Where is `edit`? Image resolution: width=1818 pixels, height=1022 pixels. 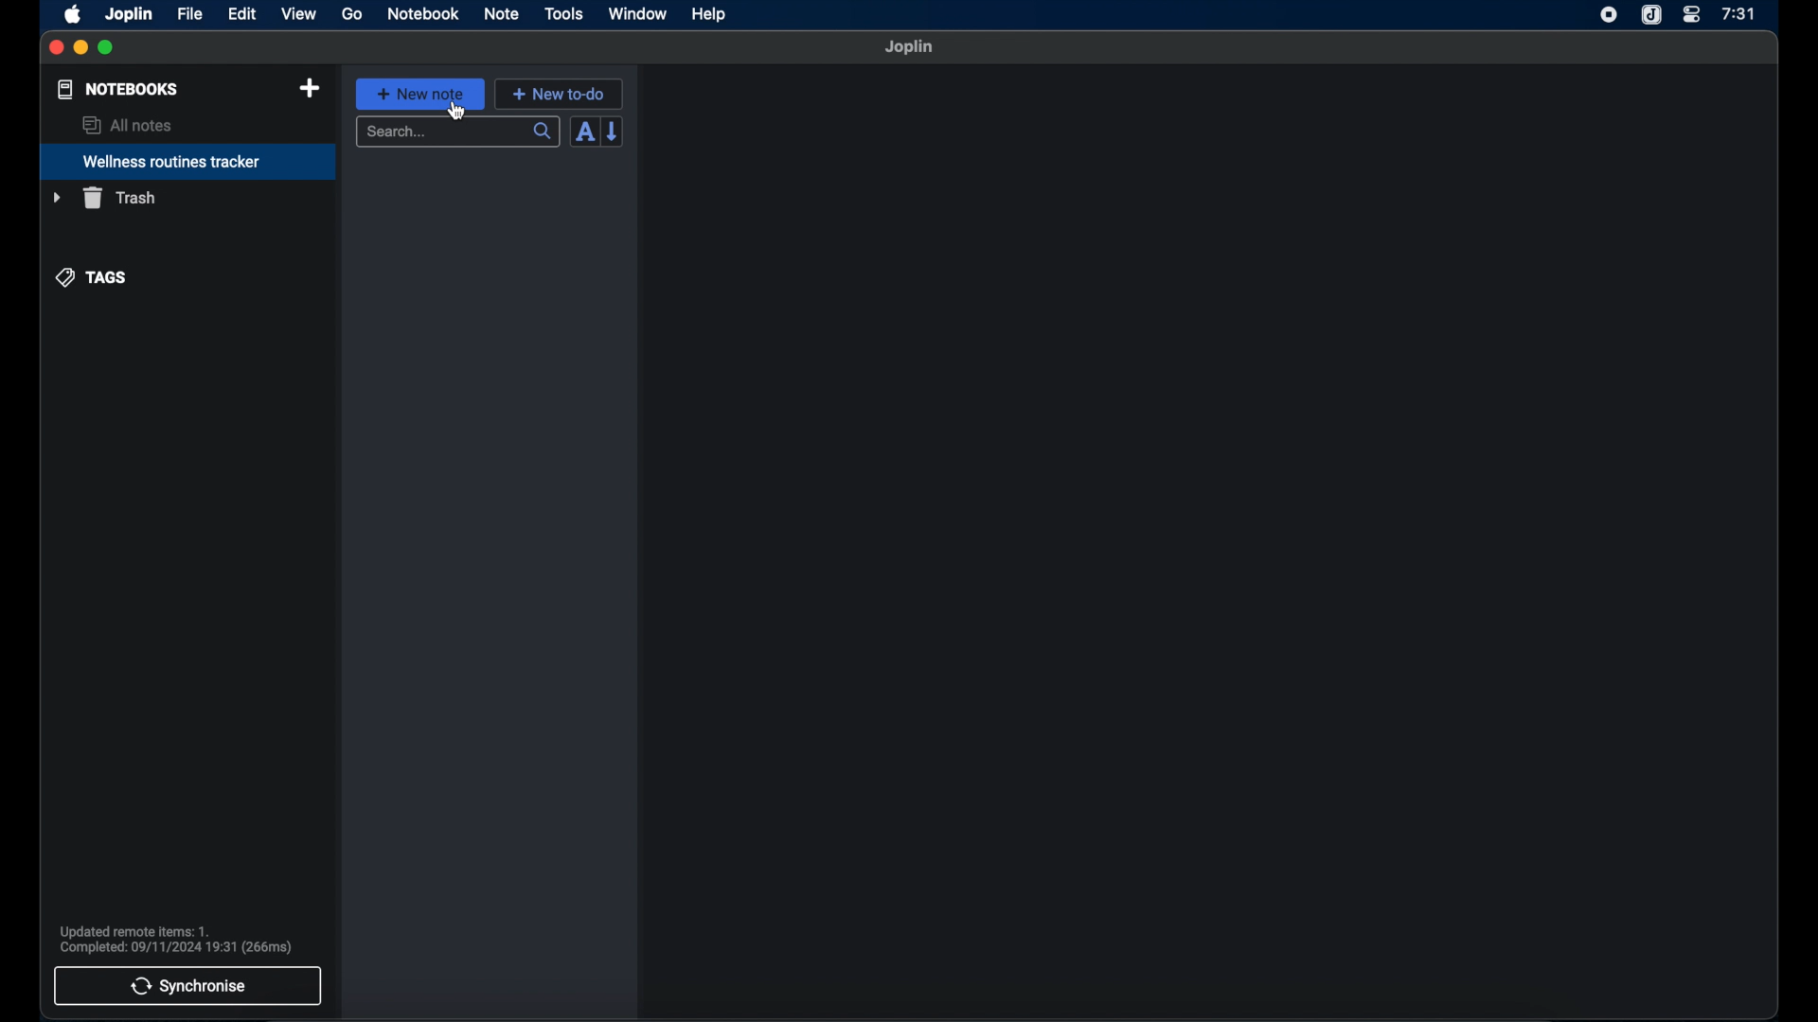 edit is located at coordinates (241, 14).